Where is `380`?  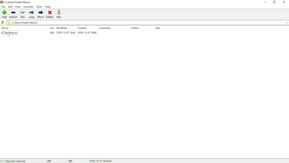
380 is located at coordinates (49, 161).